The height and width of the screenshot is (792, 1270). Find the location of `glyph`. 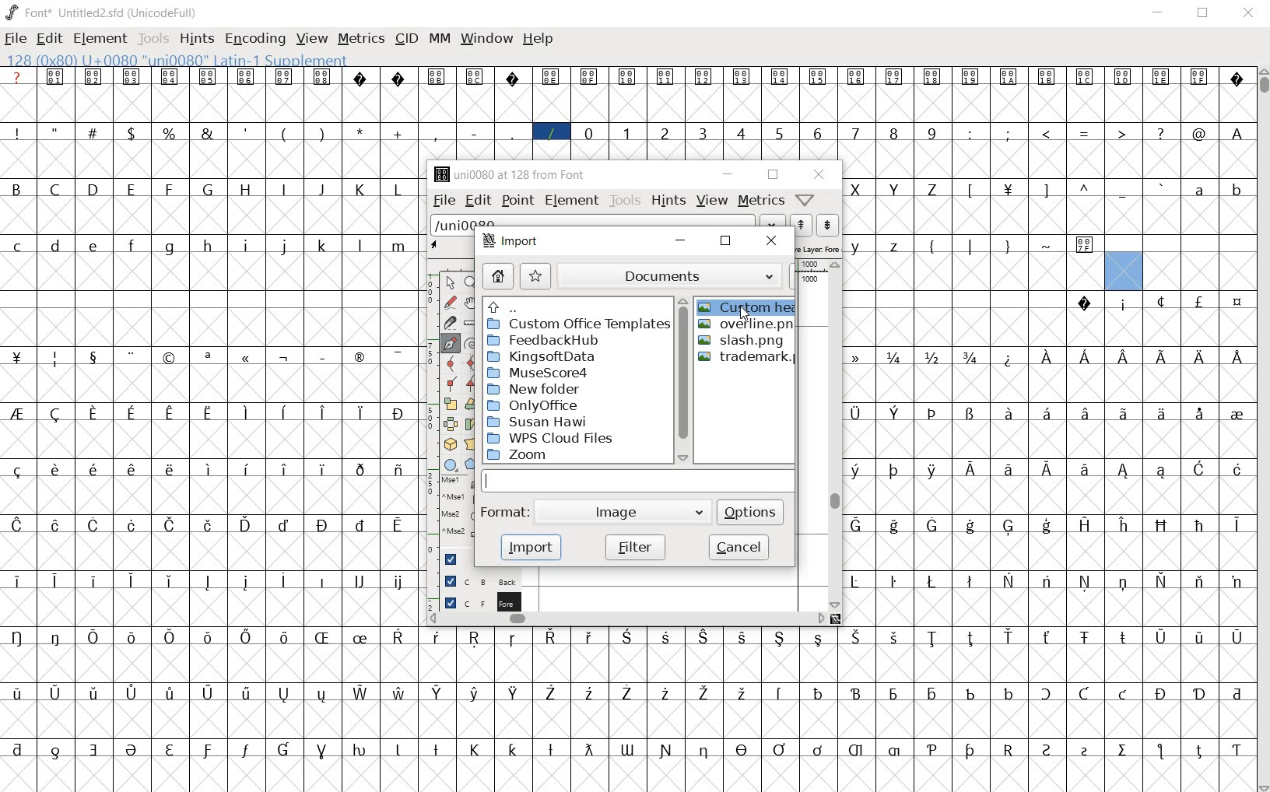

glyph is located at coordinates (56, 692).